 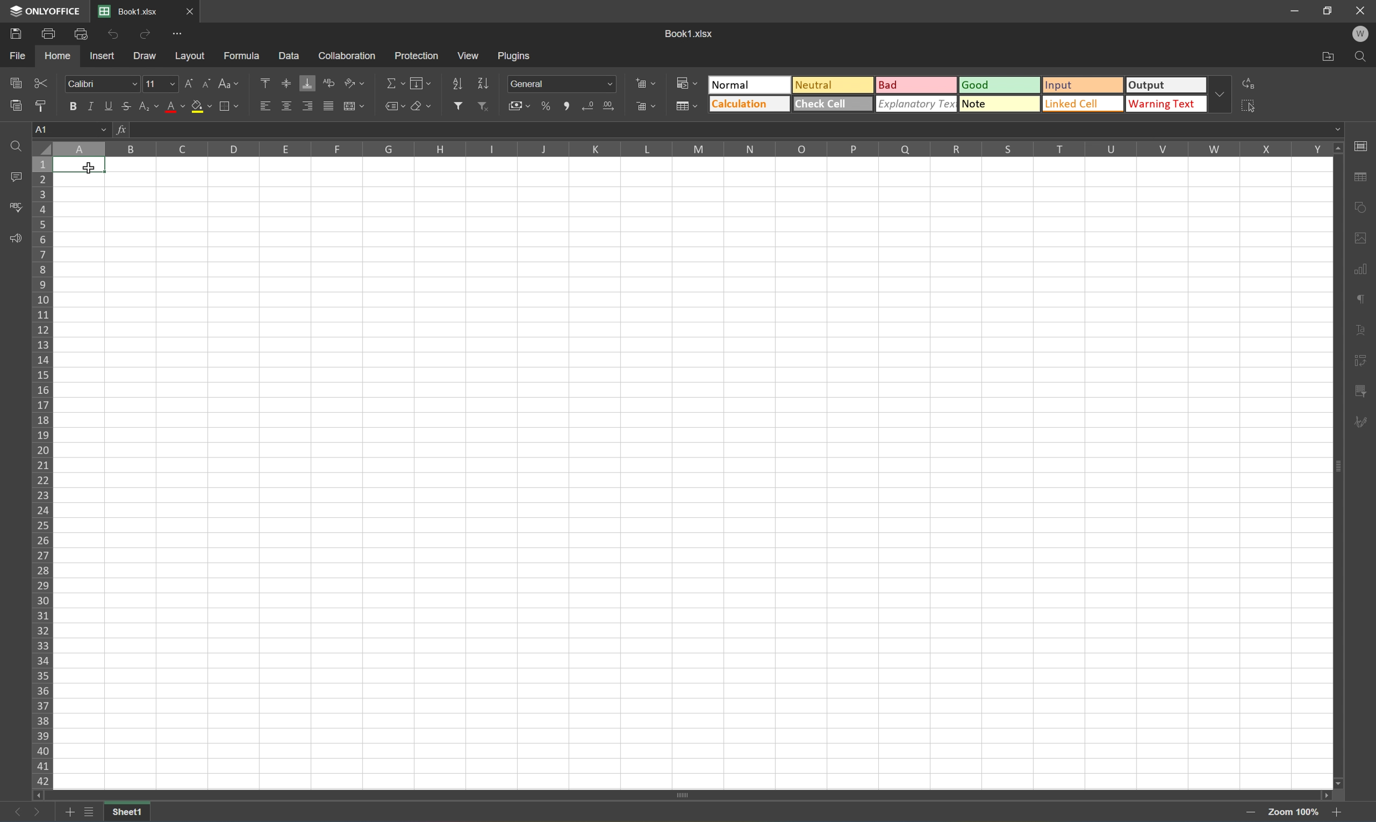 I want to click on Linked cell, so click(x=1084, y=104).